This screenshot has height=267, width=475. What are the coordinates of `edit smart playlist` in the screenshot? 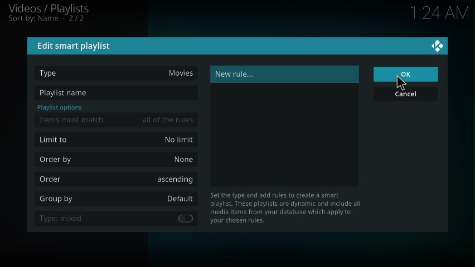 It's located at (79, 46).